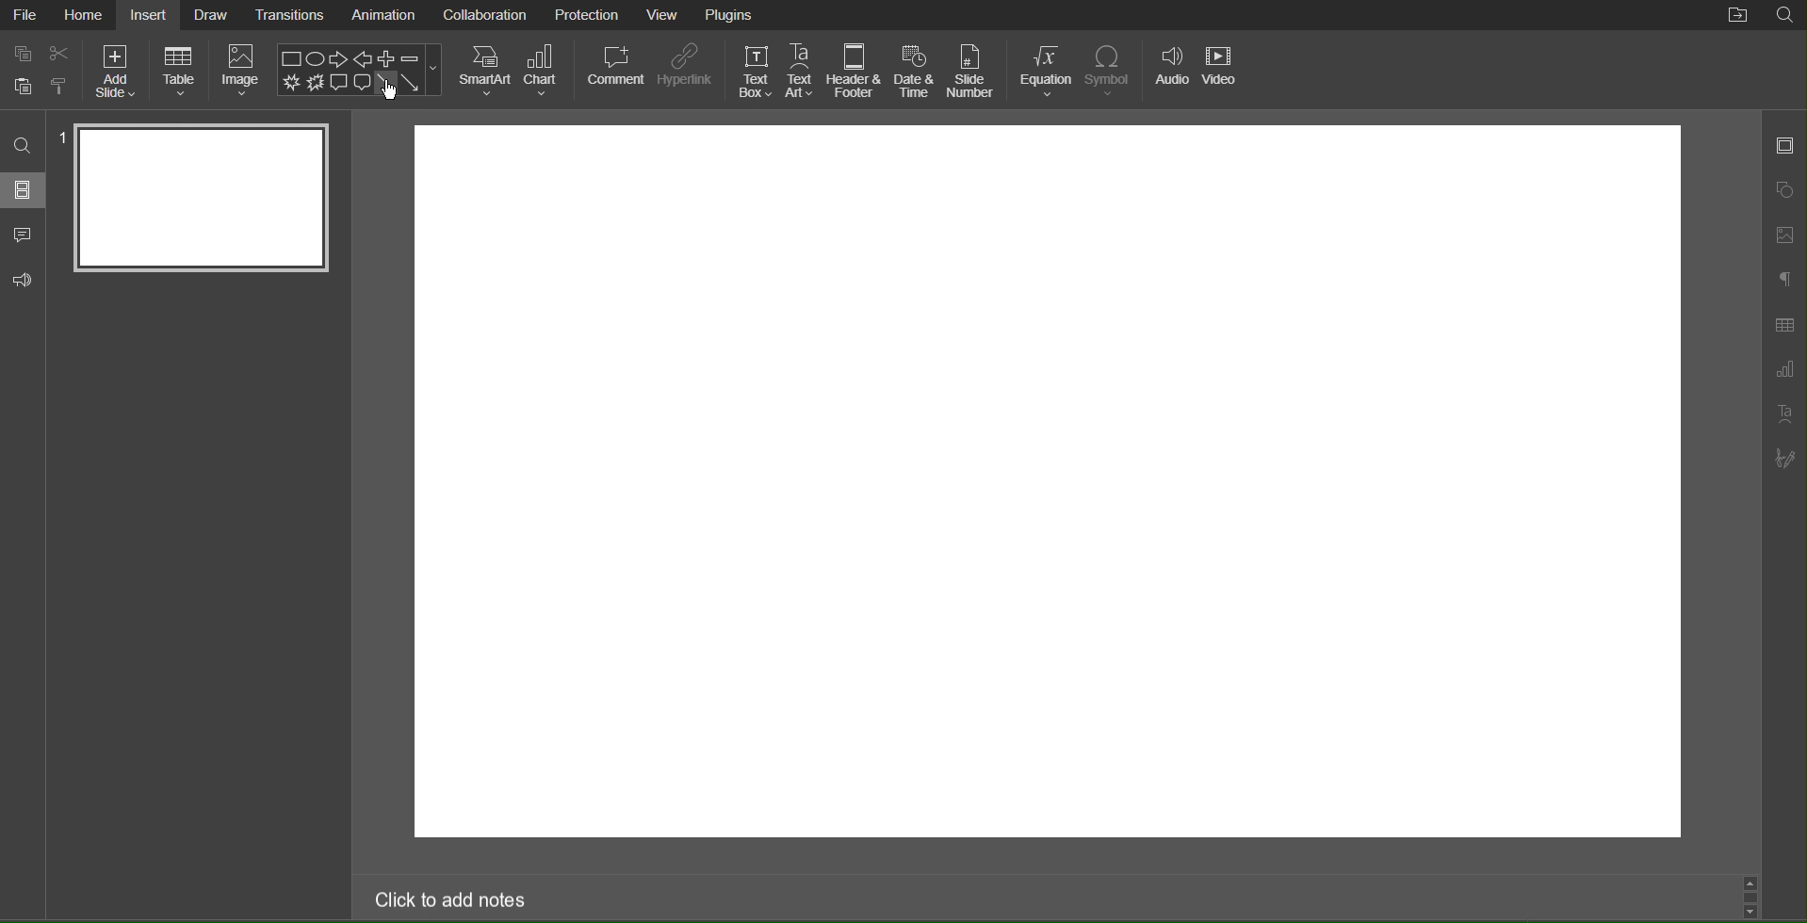  I want to click on Date & Time, so click(915, 72).